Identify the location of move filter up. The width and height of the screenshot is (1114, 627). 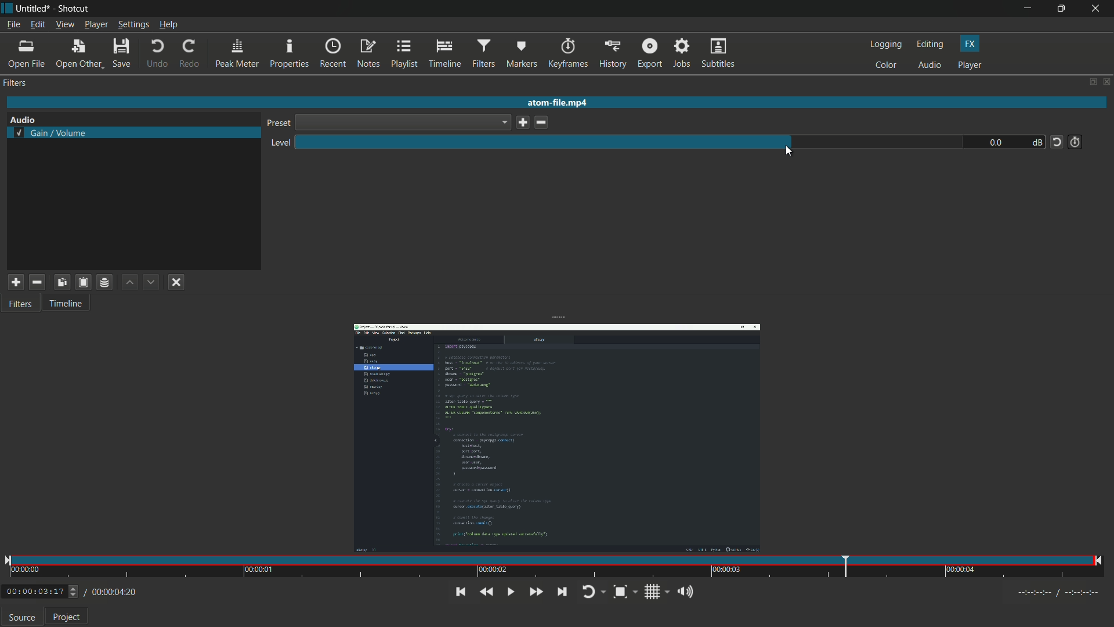
(128, 282).